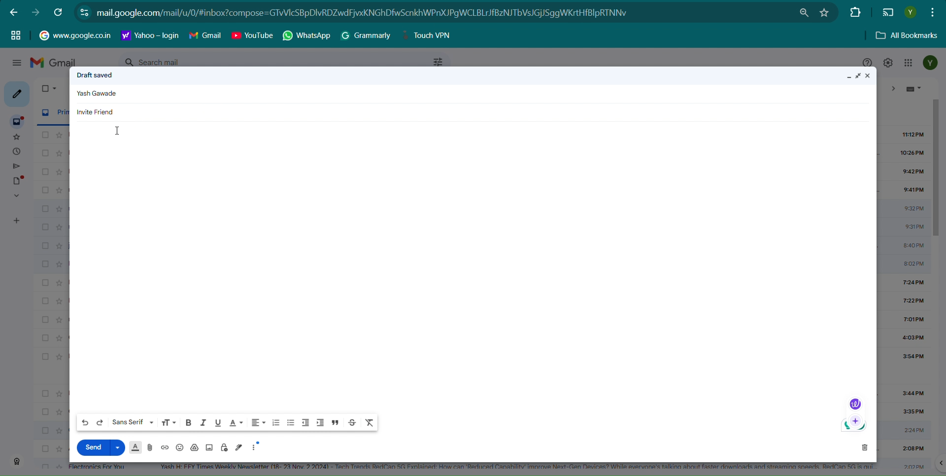 The width and height of the screenshot is (946, 476). Describe the element at coordinates (95, 74) in the screenshot. I see `Text` at that location.